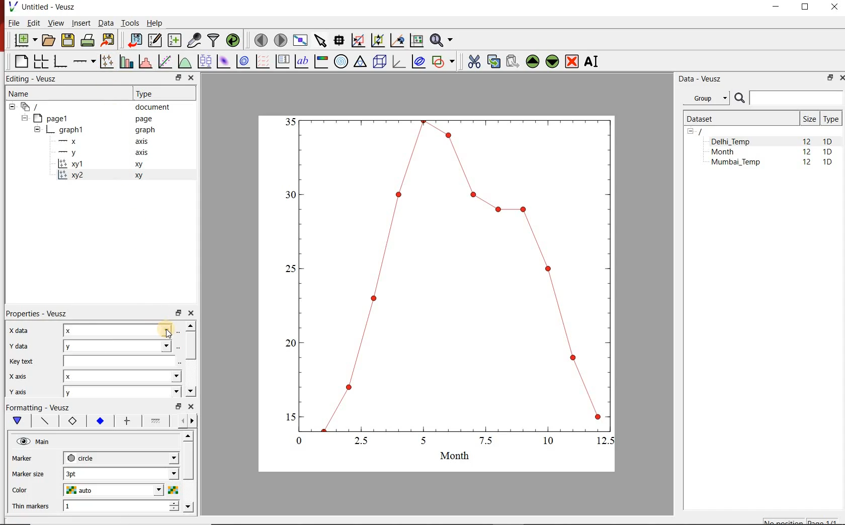  What do you see at coordinates (777, 7) in the screenshot?
I see `MINIMIZE` at bounding box center [777, 7].